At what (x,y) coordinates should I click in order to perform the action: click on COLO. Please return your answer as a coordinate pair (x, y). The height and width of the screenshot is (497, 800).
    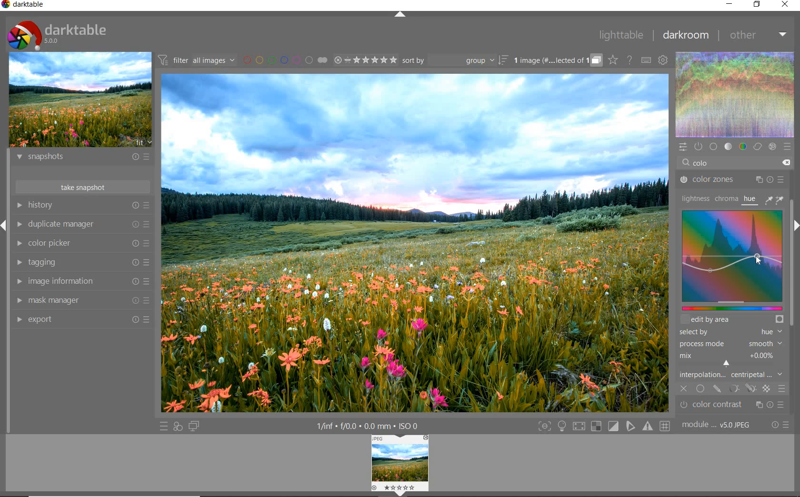
    Looking at the image, I should click on (712, 164).